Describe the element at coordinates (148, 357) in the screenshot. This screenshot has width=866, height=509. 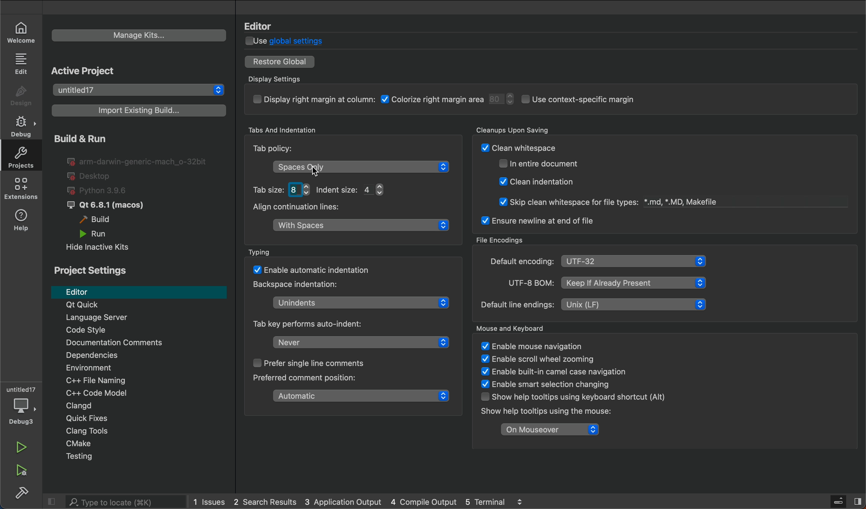
I see `Dependencies ` at that location.